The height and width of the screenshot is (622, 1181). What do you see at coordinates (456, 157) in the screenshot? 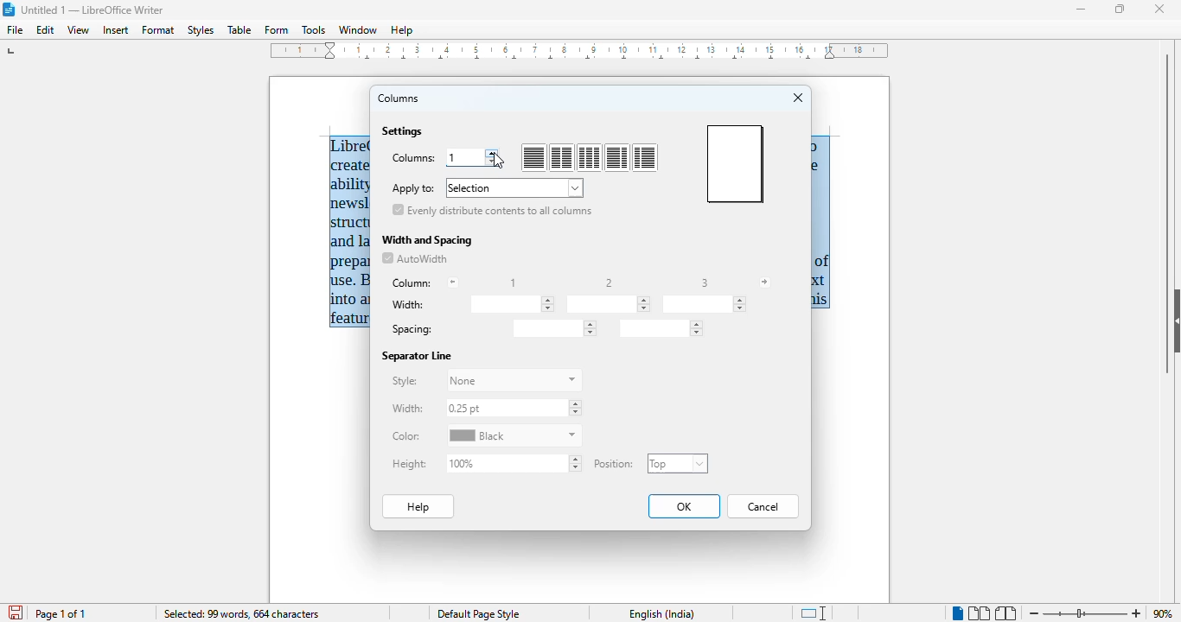
I see `1` at bounding box center [456, 157].